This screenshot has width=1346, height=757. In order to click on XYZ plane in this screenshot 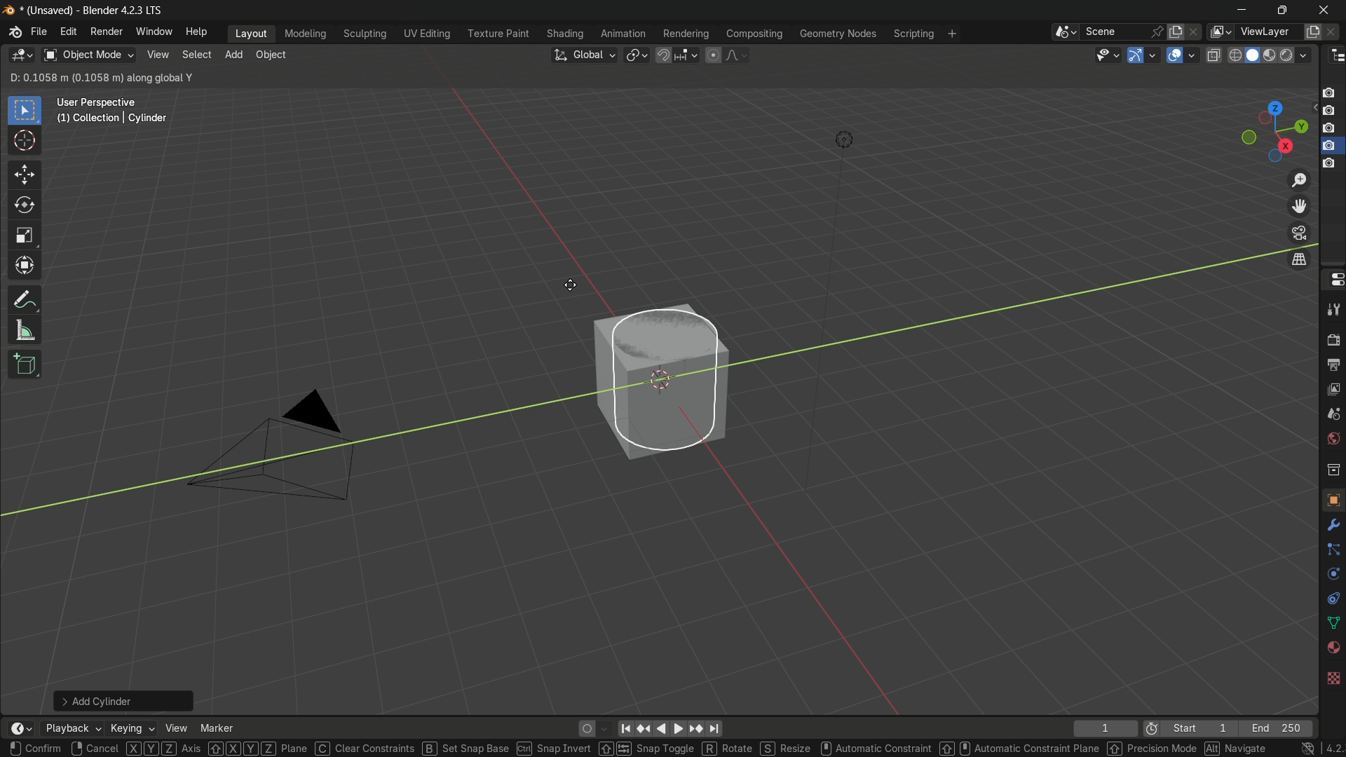, I will do `click(257, 747)`.